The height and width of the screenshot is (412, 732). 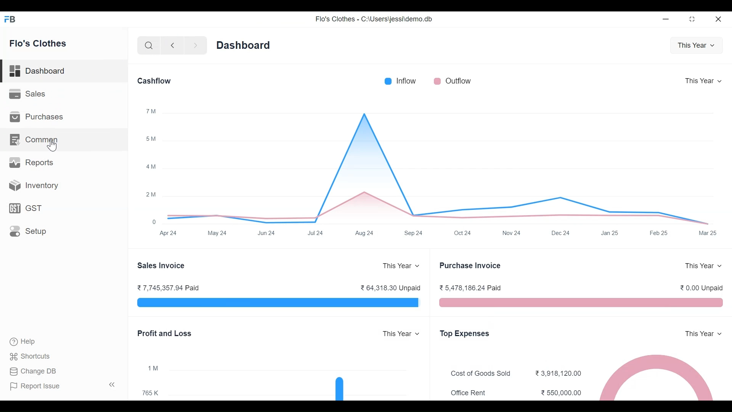 I want to click on 2M, so click(x=151, y=194).